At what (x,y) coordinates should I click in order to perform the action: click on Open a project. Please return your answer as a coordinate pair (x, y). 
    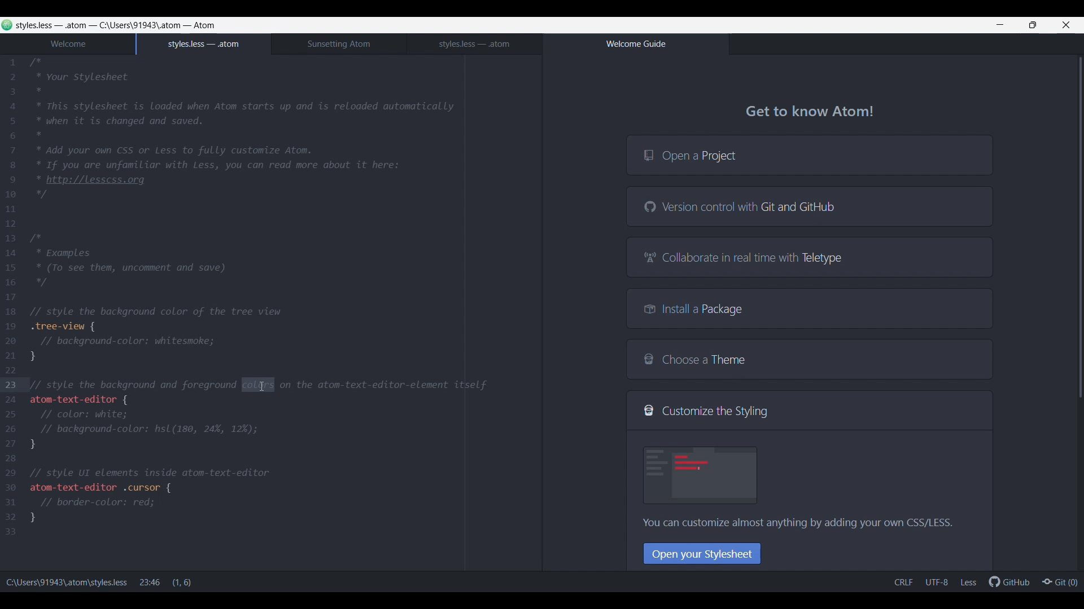
    Looking at the image, I should click on (809, 155).